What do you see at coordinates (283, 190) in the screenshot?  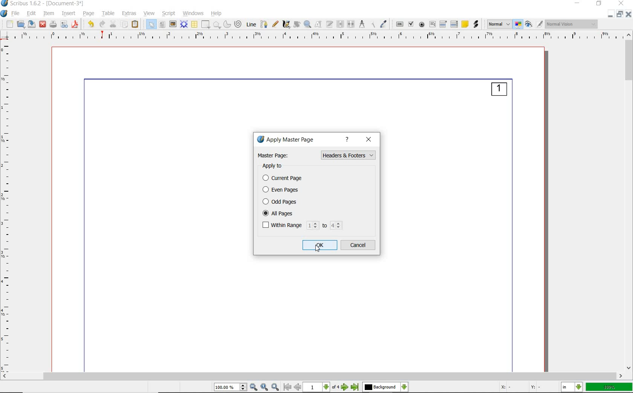 I see `even pages` at bounding box center [283, 190].